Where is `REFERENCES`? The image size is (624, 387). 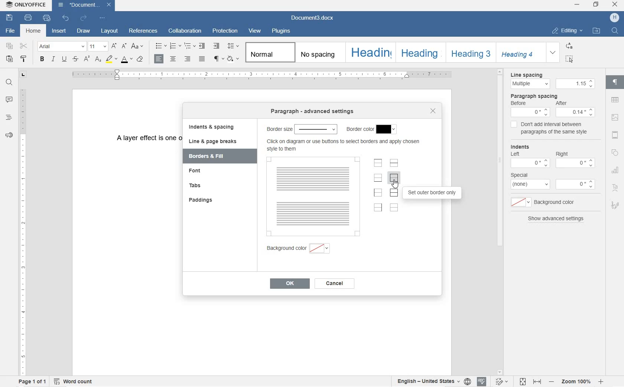 REFERENCES is located at coordinates (143, 31).